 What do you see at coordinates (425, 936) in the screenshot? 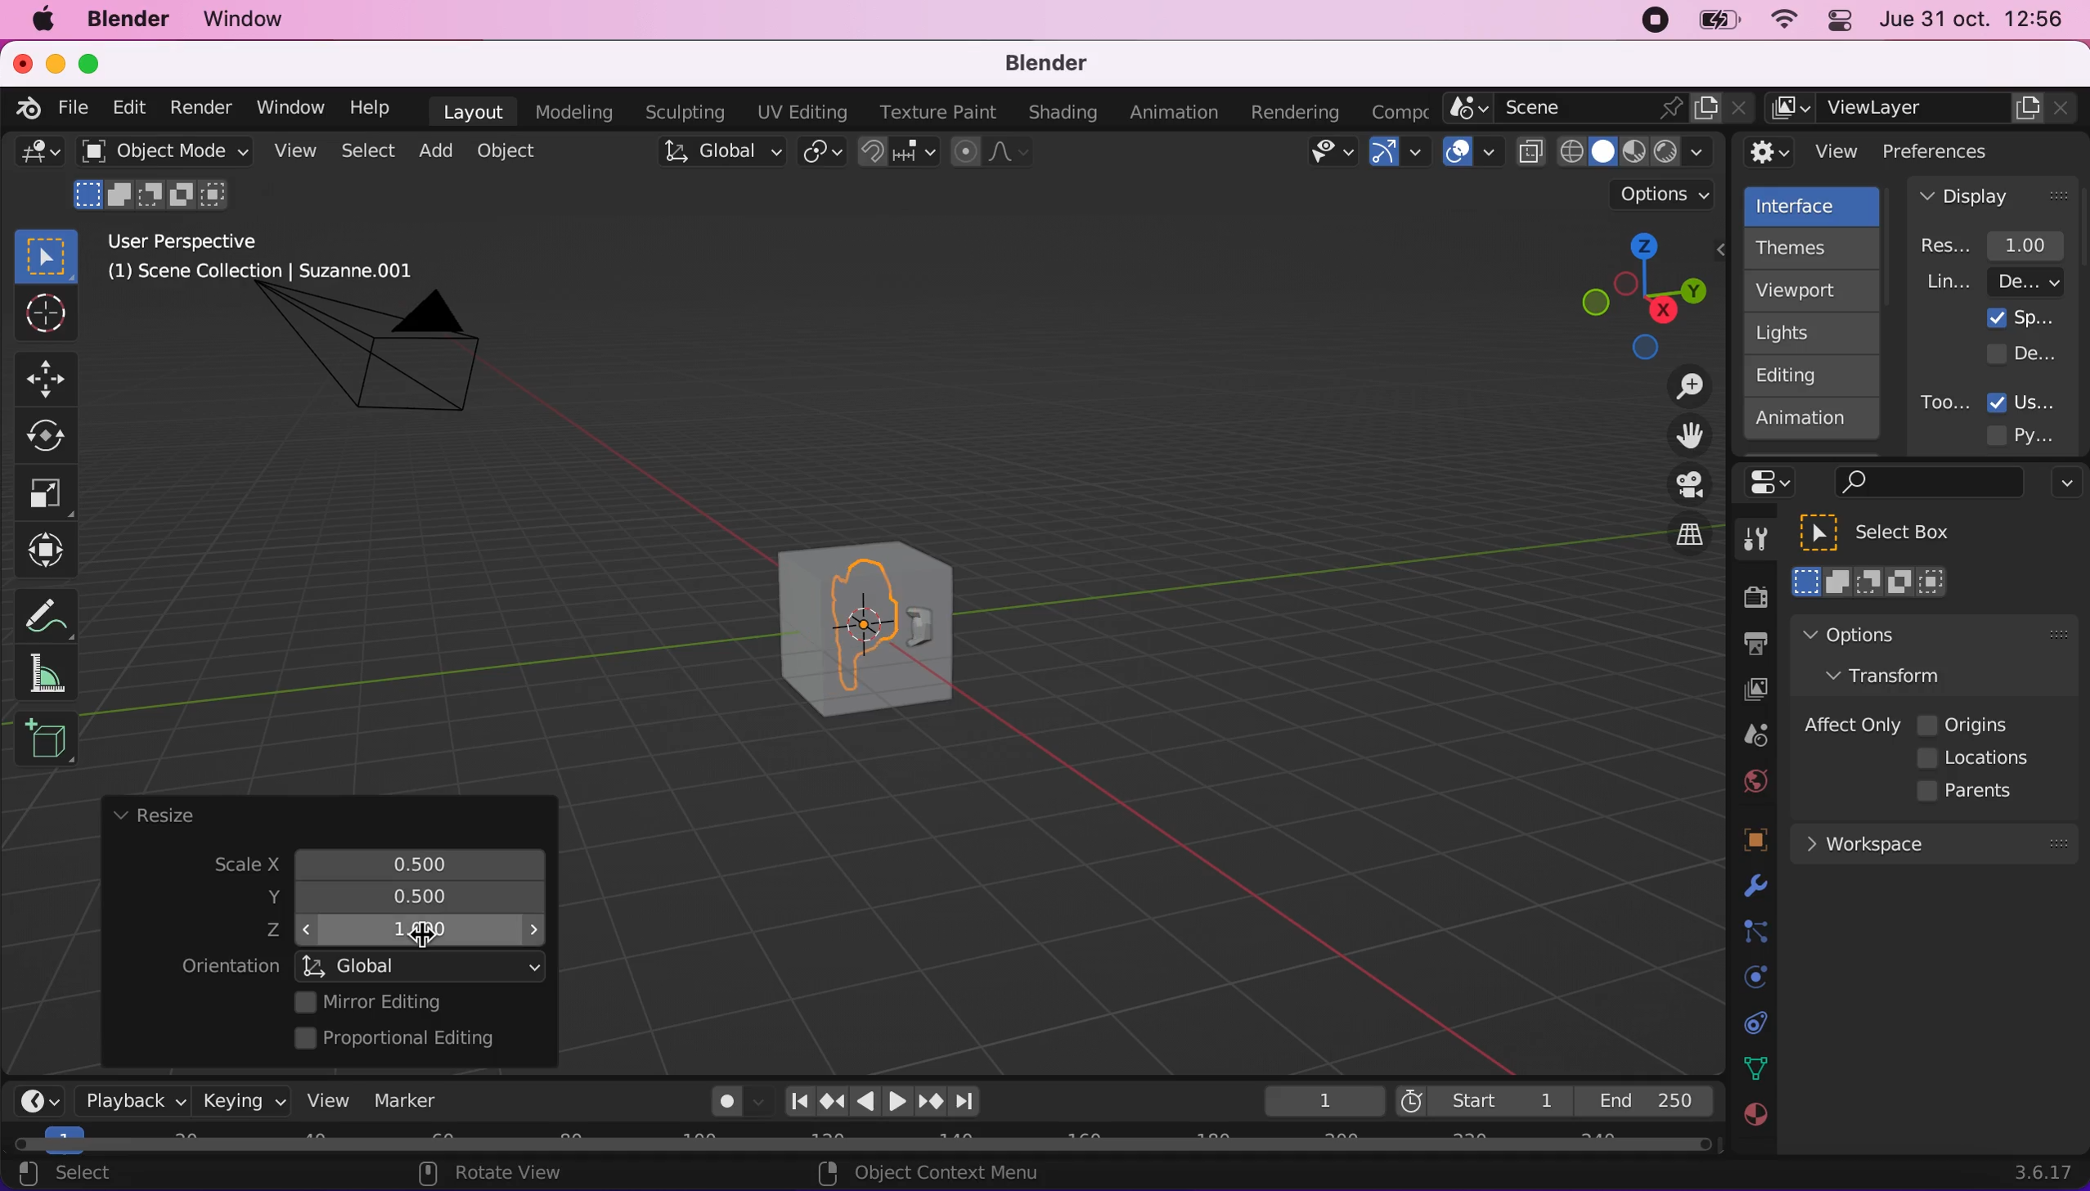
I see `cursor` at bounding box center [425, 936].